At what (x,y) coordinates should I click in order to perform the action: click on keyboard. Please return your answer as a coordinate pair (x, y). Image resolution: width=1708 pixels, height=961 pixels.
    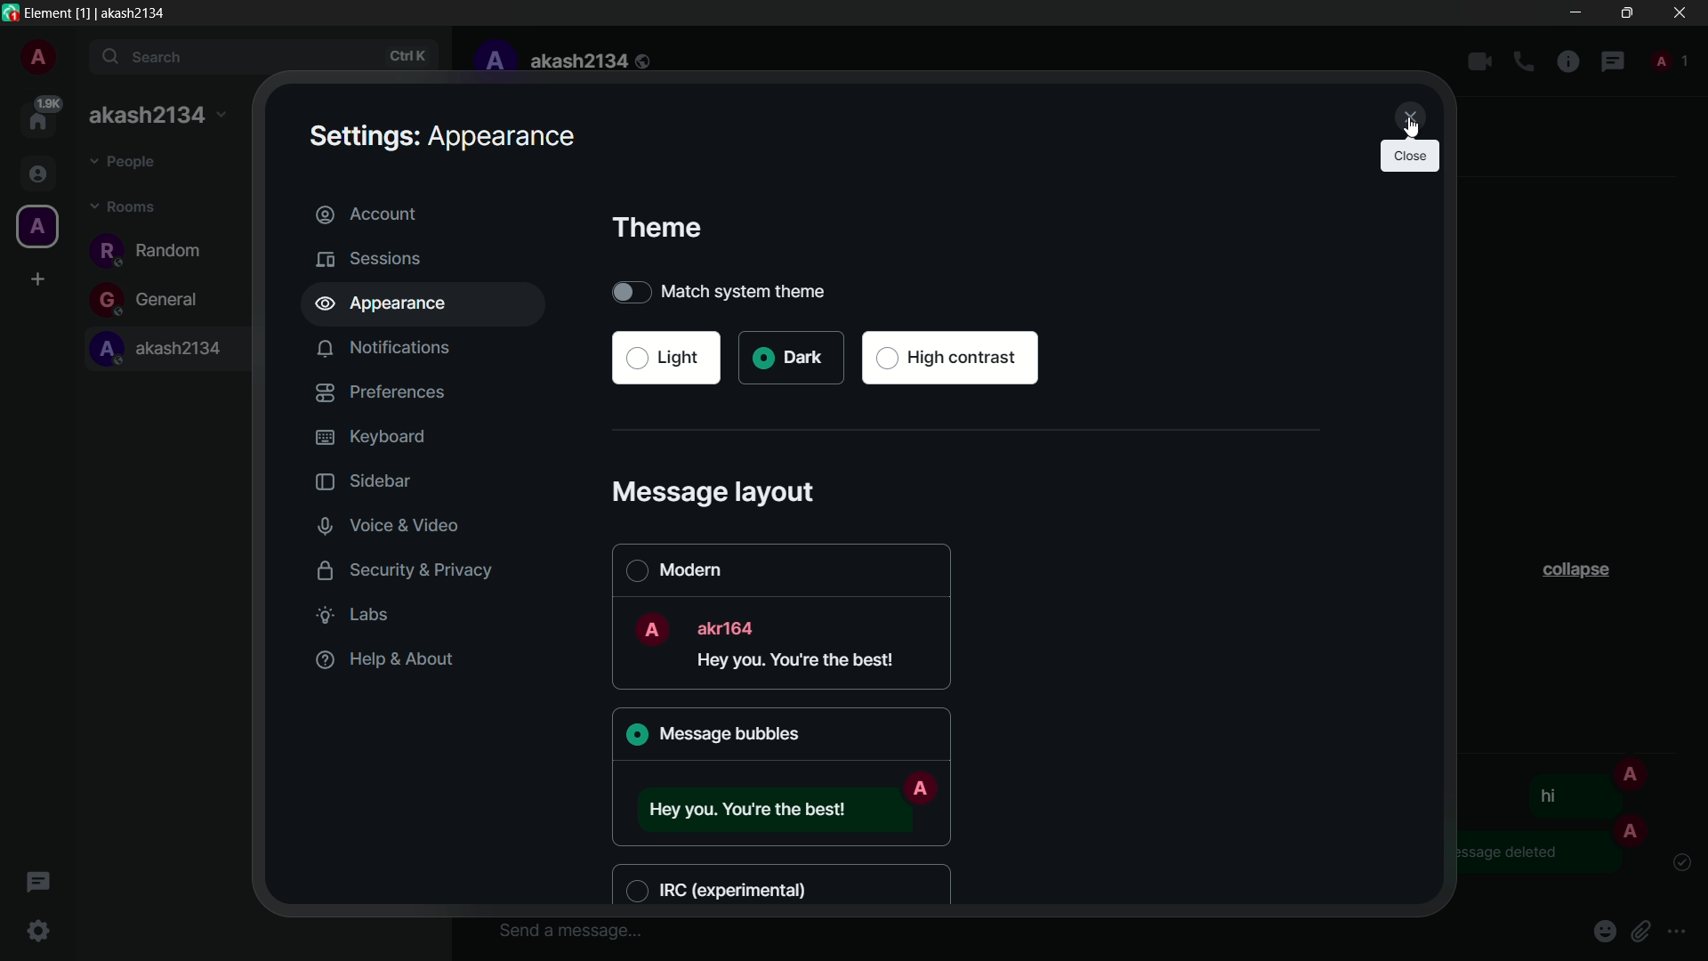
    Looking at the image, I should click on (370, 437).